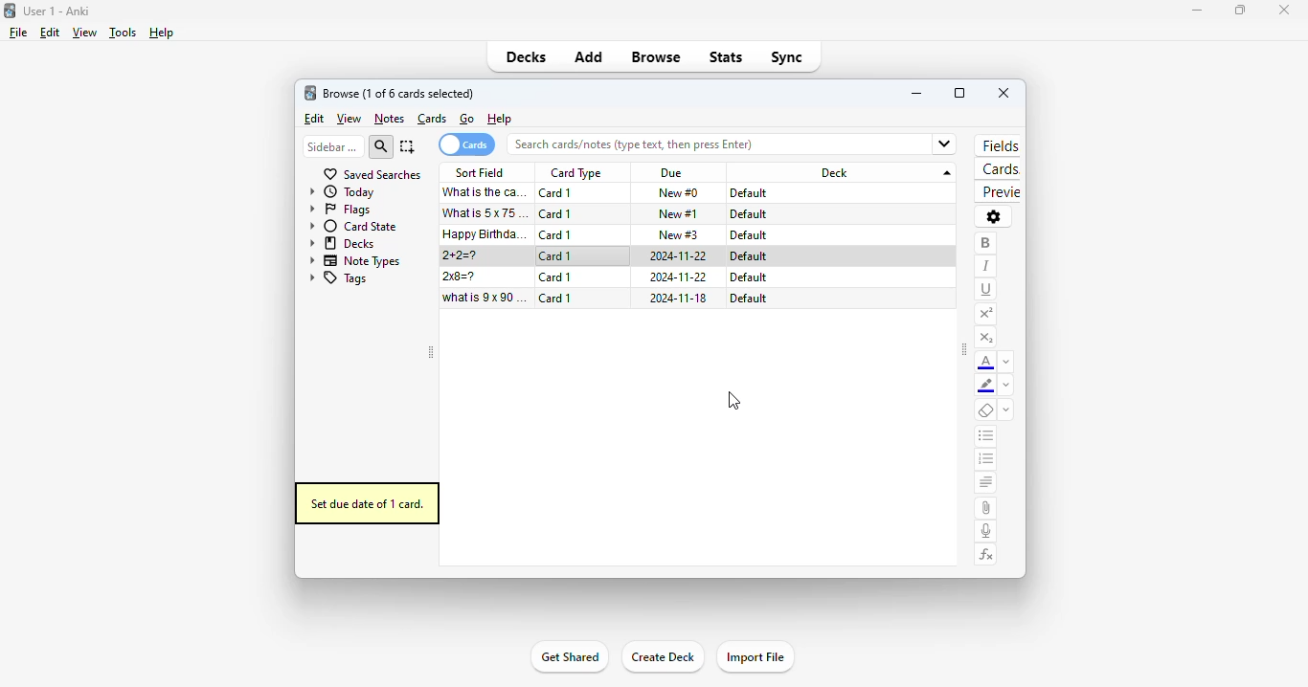 The image size is (1308, 687). Describe the element at coordinates (959, 93) in the screenshot. I see `maximize` at that location.